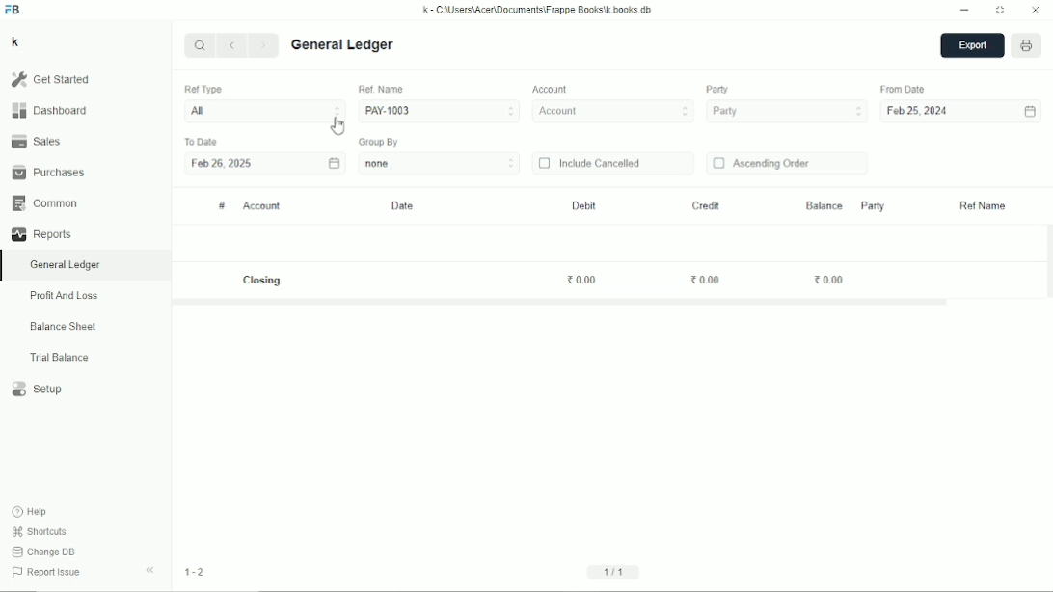  What do you see at coordinates (1036, 11) in the screenshot?
I see `Close` at bounding box center [1036, 11].